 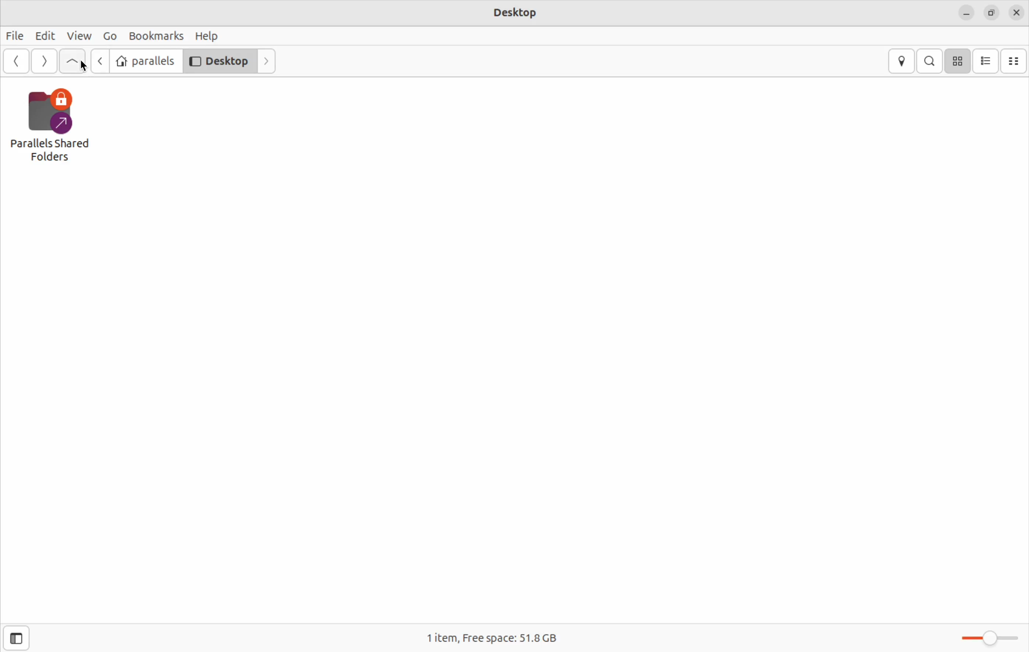 I want to click on parallel shared folders, so click(x=54, y=128).